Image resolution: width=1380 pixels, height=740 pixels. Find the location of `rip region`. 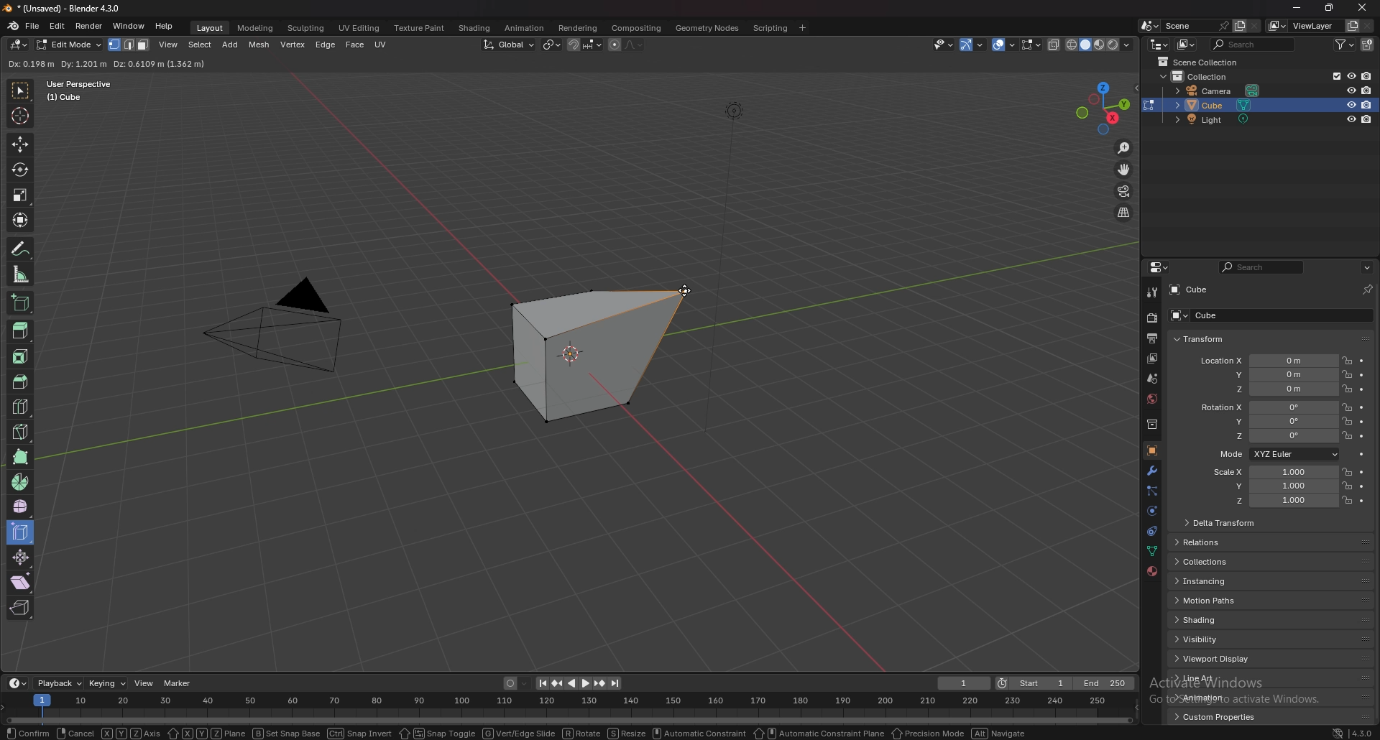

rip region is located at coordinates (21, 607).